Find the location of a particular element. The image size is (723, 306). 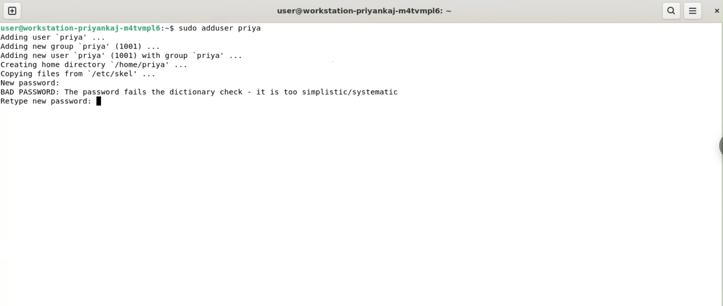

Adding user ‘priya’ ...

Adding new group ‘priya’ (1001) ...

Adding new user ‘priya' (1001) with group ‘priya’ ...
Creating home directory /home/priya’ ...

Copving files from "/etc/skel' ... is located at coordinates (147, 55).